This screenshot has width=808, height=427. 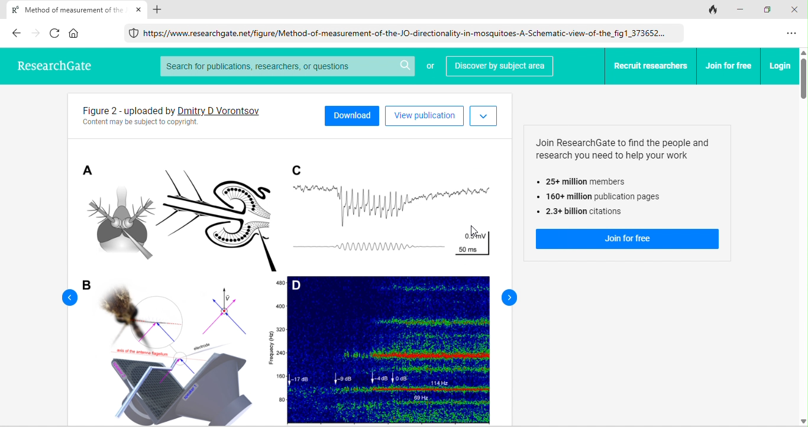 What do you see at coordinates (507, 297) in the screenshot?
I see `forward` at bounding box center [507, 297].